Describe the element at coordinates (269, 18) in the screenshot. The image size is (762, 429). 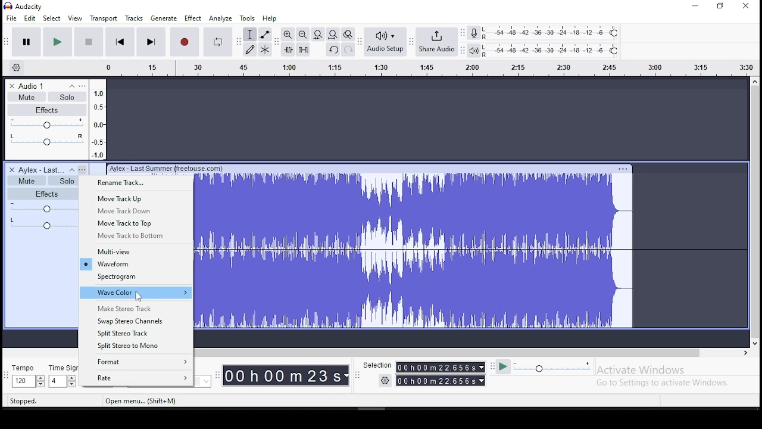
I see `help` at that location.